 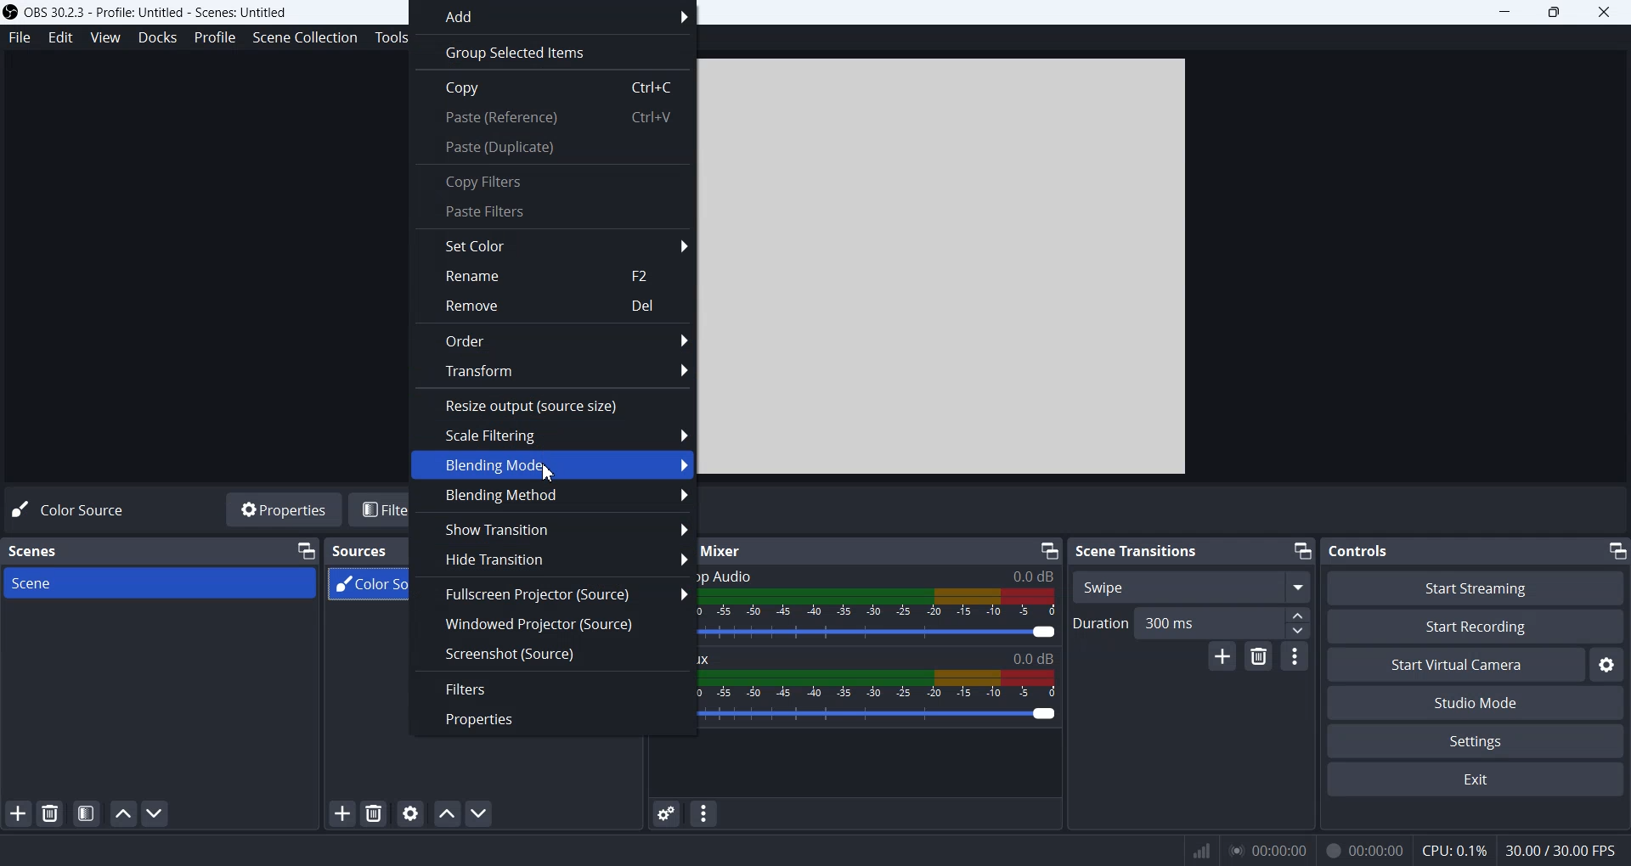 I want to click on Settings, so click(x=1476, y=740).